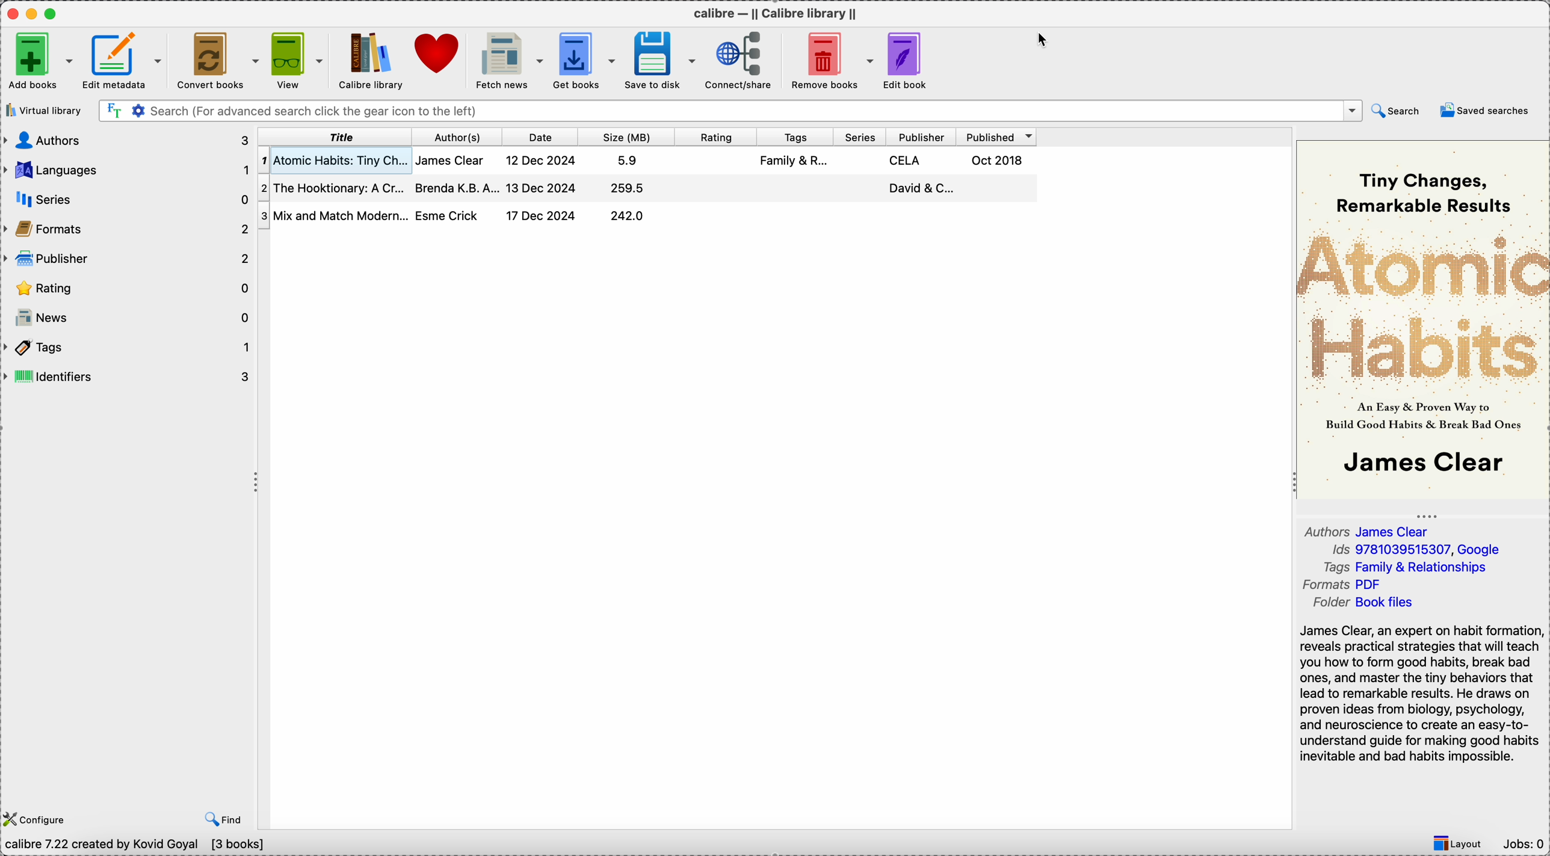 The width and height of the screenshot is (1550, 856). Describe the element at coordinates (1459, 844) in the screenshot. I see `layout` at that location.